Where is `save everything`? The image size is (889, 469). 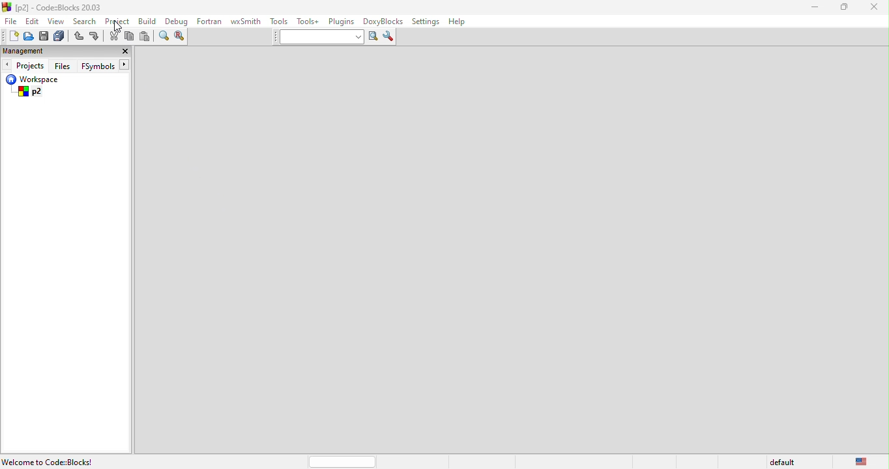
save everything is located at coordinates (60, 36).